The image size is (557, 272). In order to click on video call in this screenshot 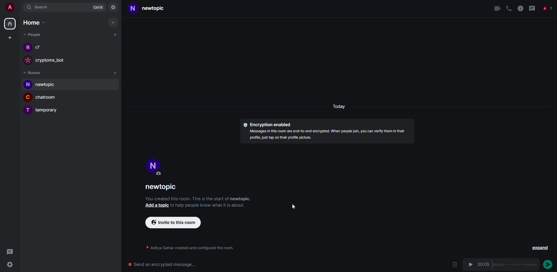, I will do `click(497, 8)`.